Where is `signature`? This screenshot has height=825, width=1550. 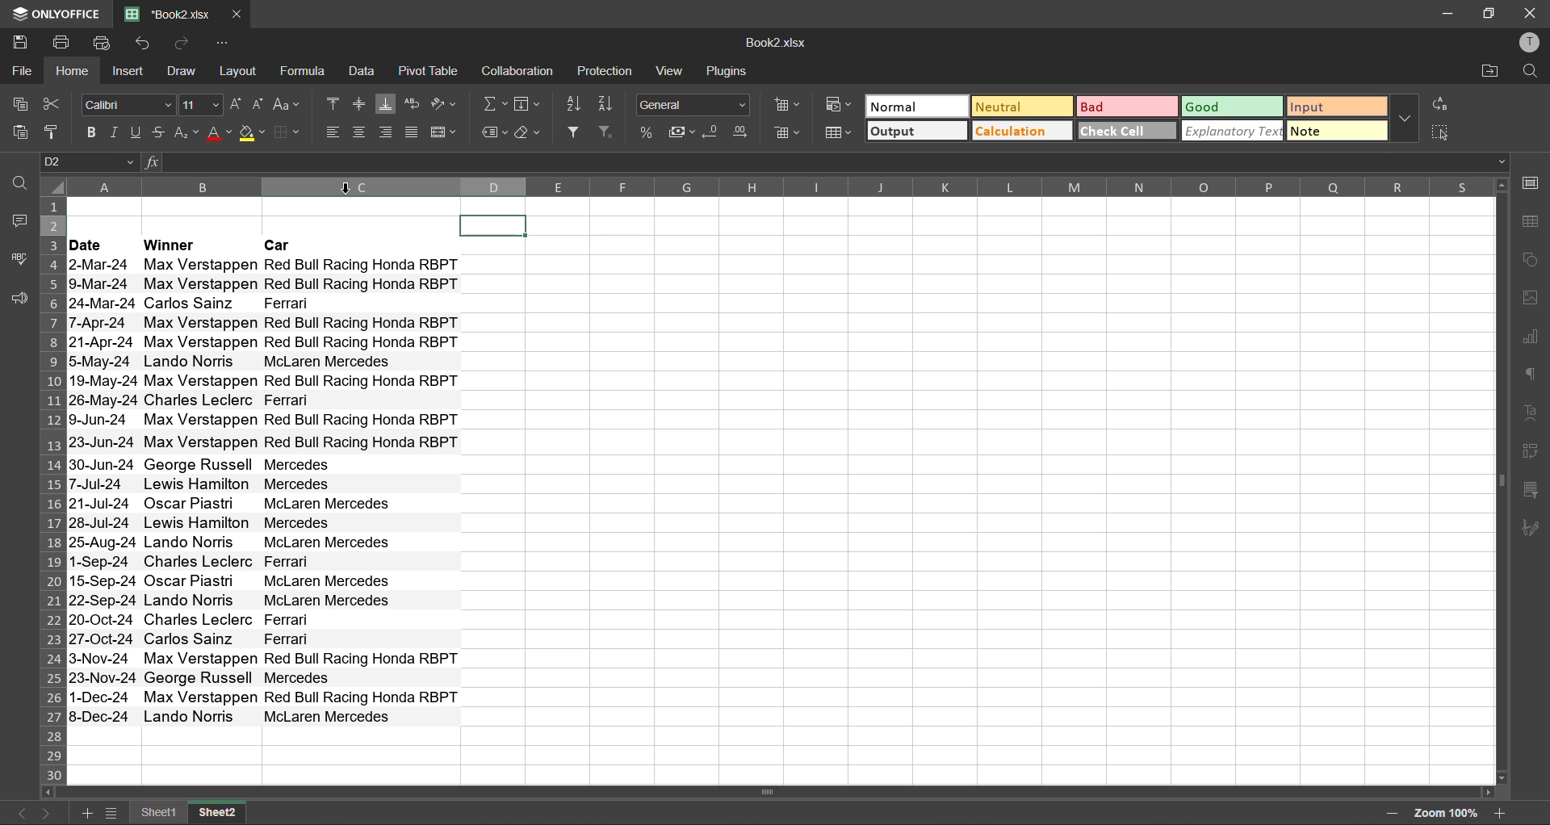 signature is located at coordinates (1531, 533).